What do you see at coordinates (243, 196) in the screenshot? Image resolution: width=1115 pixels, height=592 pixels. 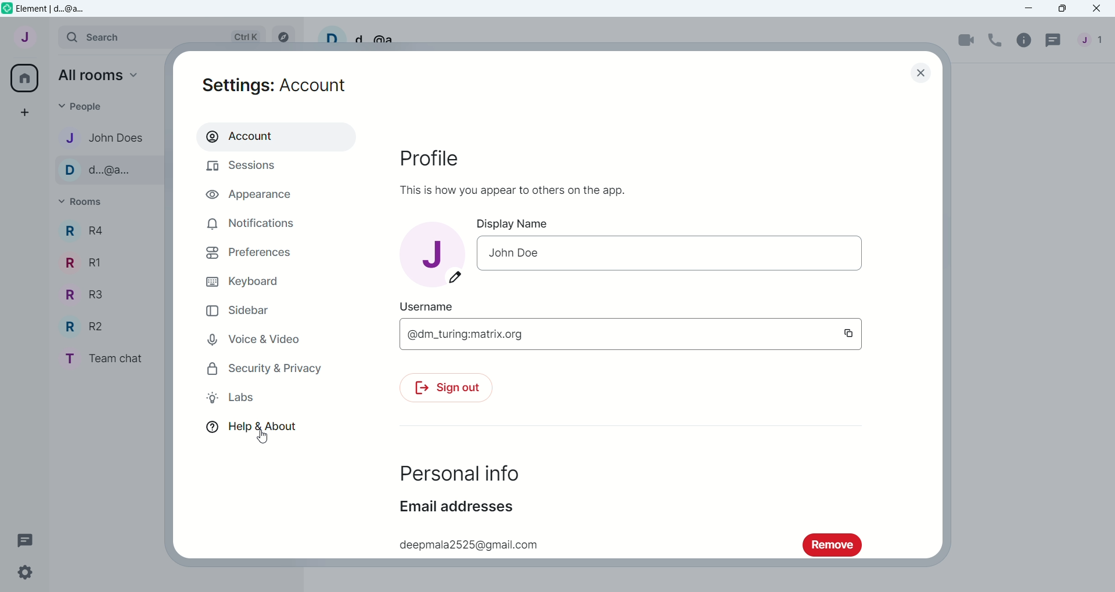 I see `Appearance` at bounding box center [243, 196].